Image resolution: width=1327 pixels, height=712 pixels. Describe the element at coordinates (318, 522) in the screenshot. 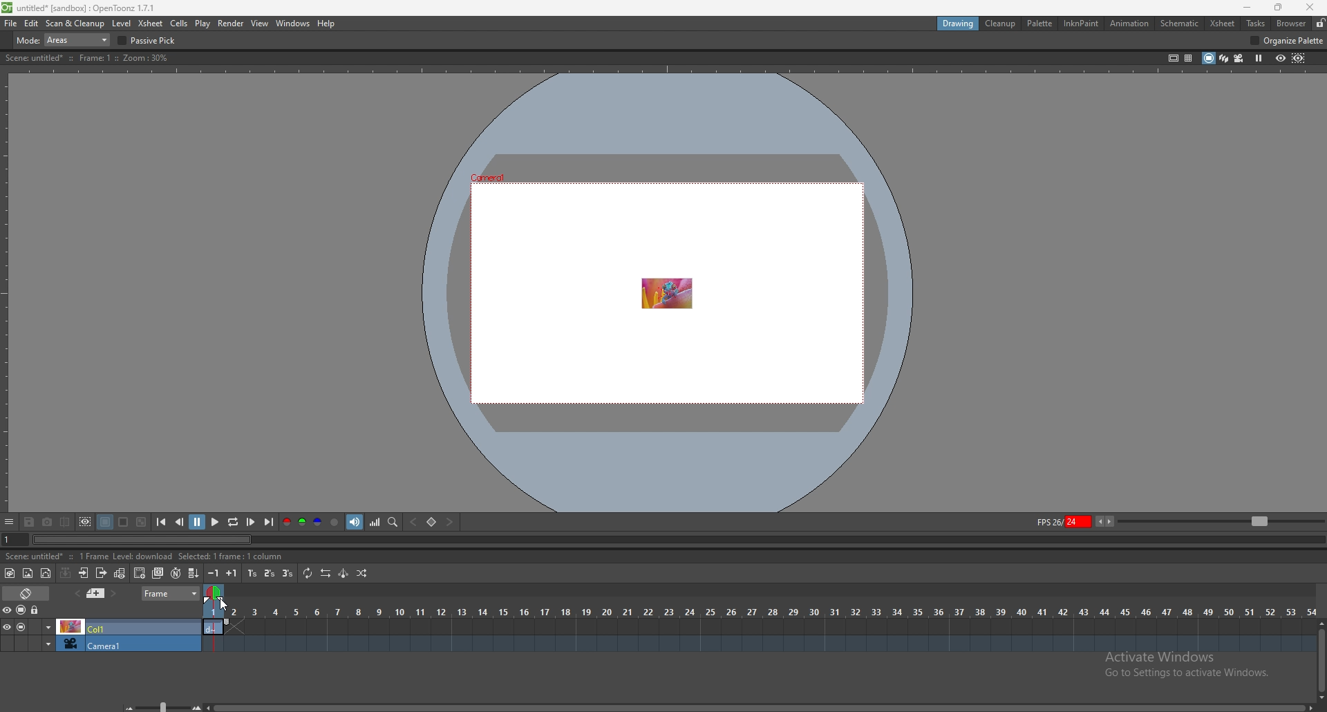

I see `blue channel` at that location.